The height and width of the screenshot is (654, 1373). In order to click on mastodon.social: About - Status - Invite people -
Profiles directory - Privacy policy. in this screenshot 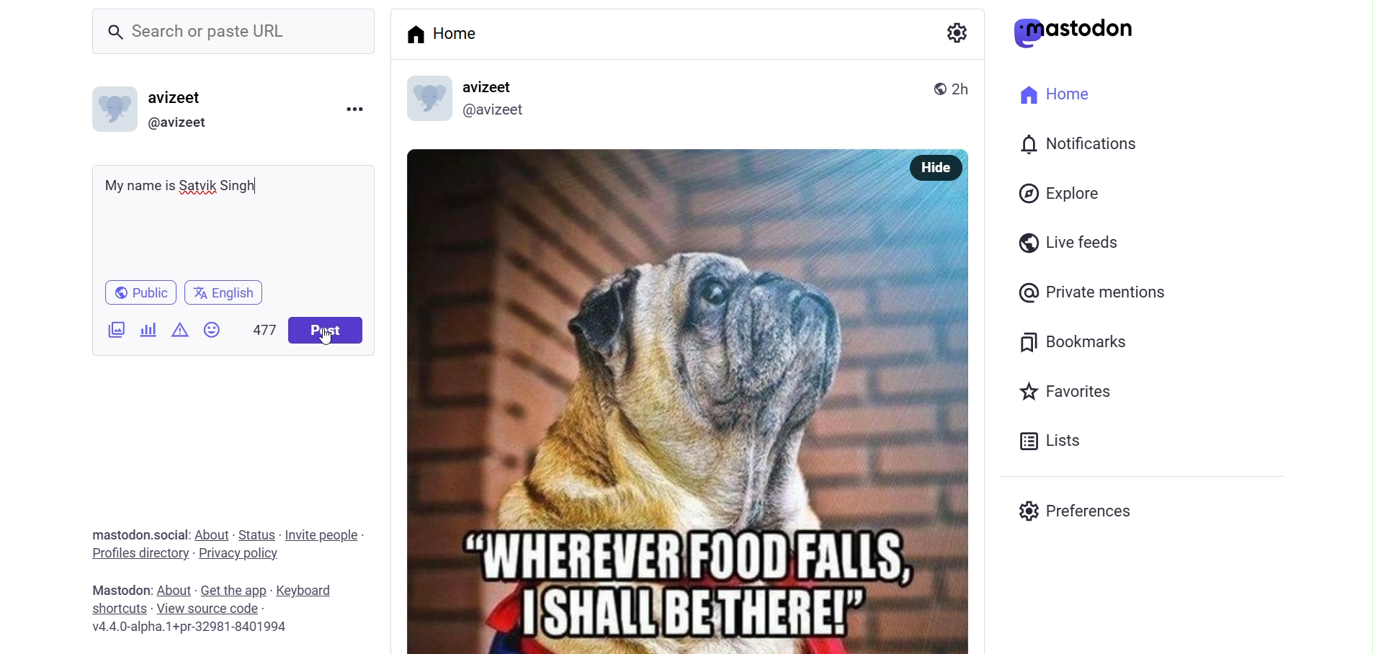, I will do `click(225, 545)`.